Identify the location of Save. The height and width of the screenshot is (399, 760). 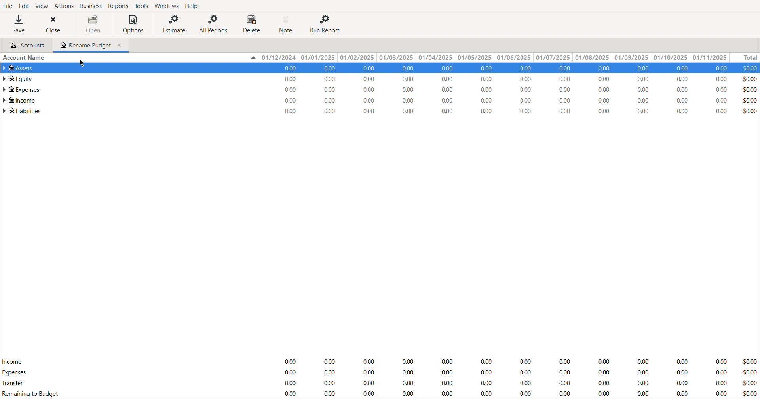
(19, 24).